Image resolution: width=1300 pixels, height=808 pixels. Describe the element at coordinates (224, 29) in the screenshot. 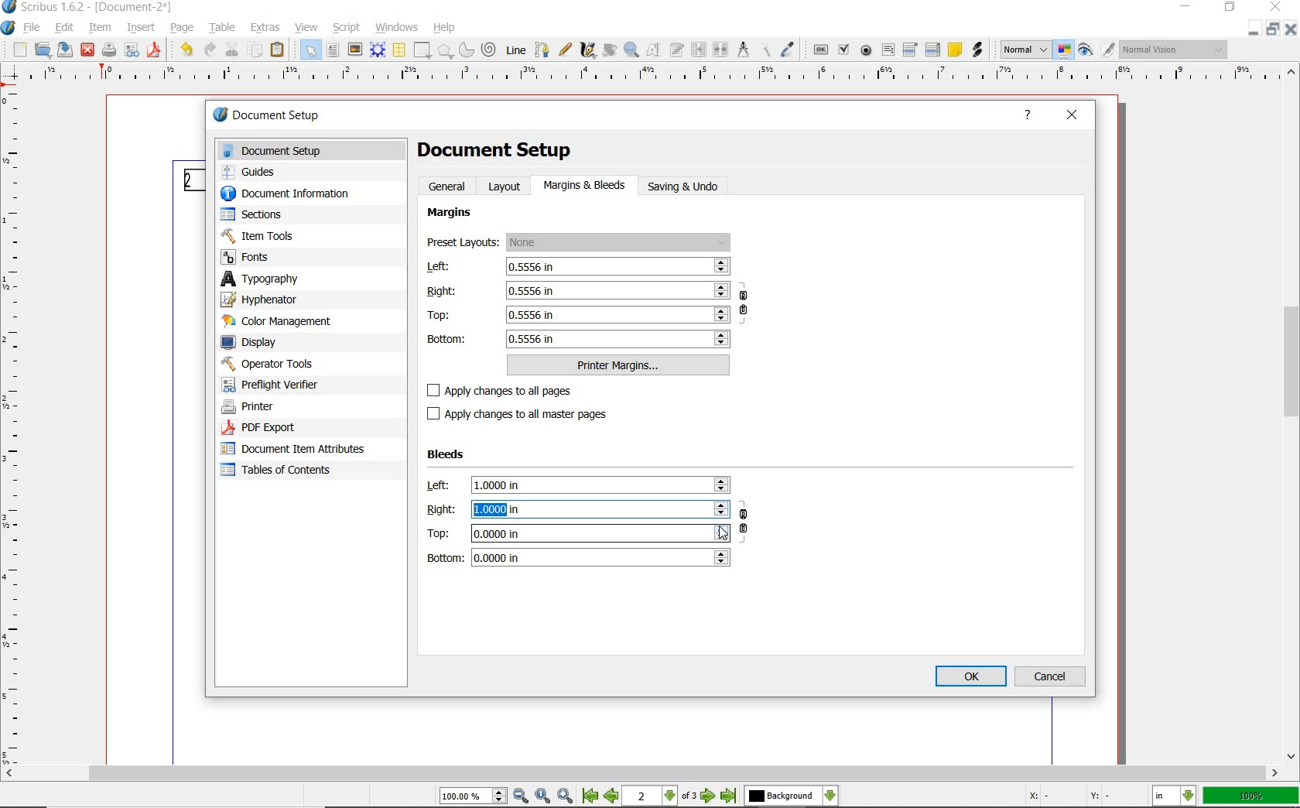

I see `table` at that location.